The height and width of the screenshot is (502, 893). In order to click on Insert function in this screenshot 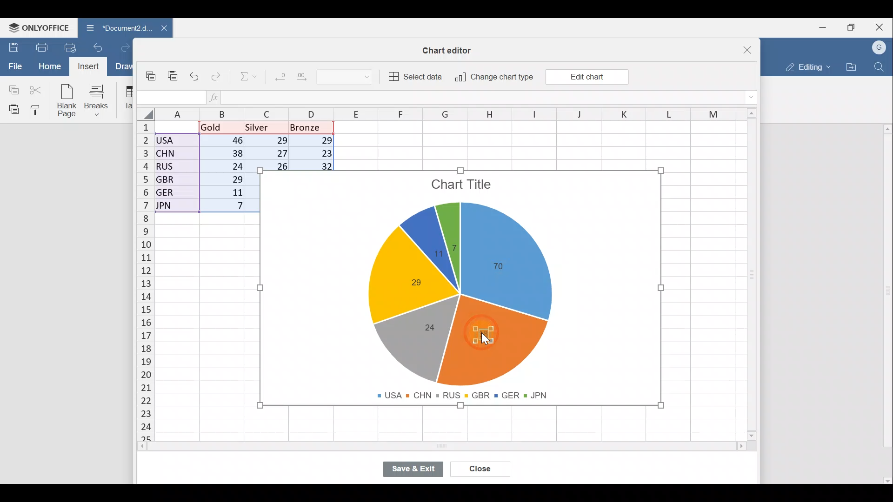, I will do `click(220, 97)`.